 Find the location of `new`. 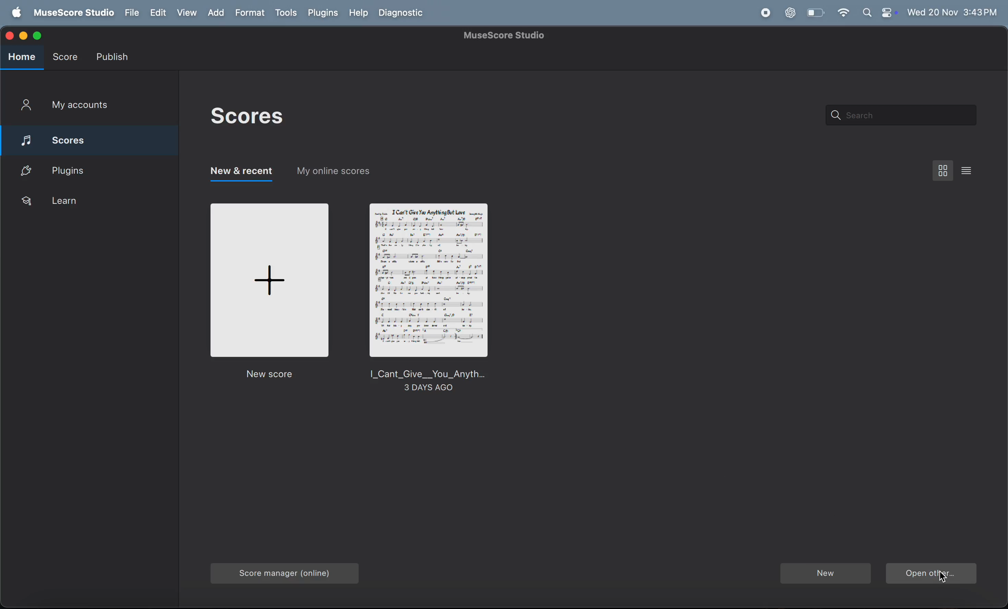

new is located at coordinates (824, 573).